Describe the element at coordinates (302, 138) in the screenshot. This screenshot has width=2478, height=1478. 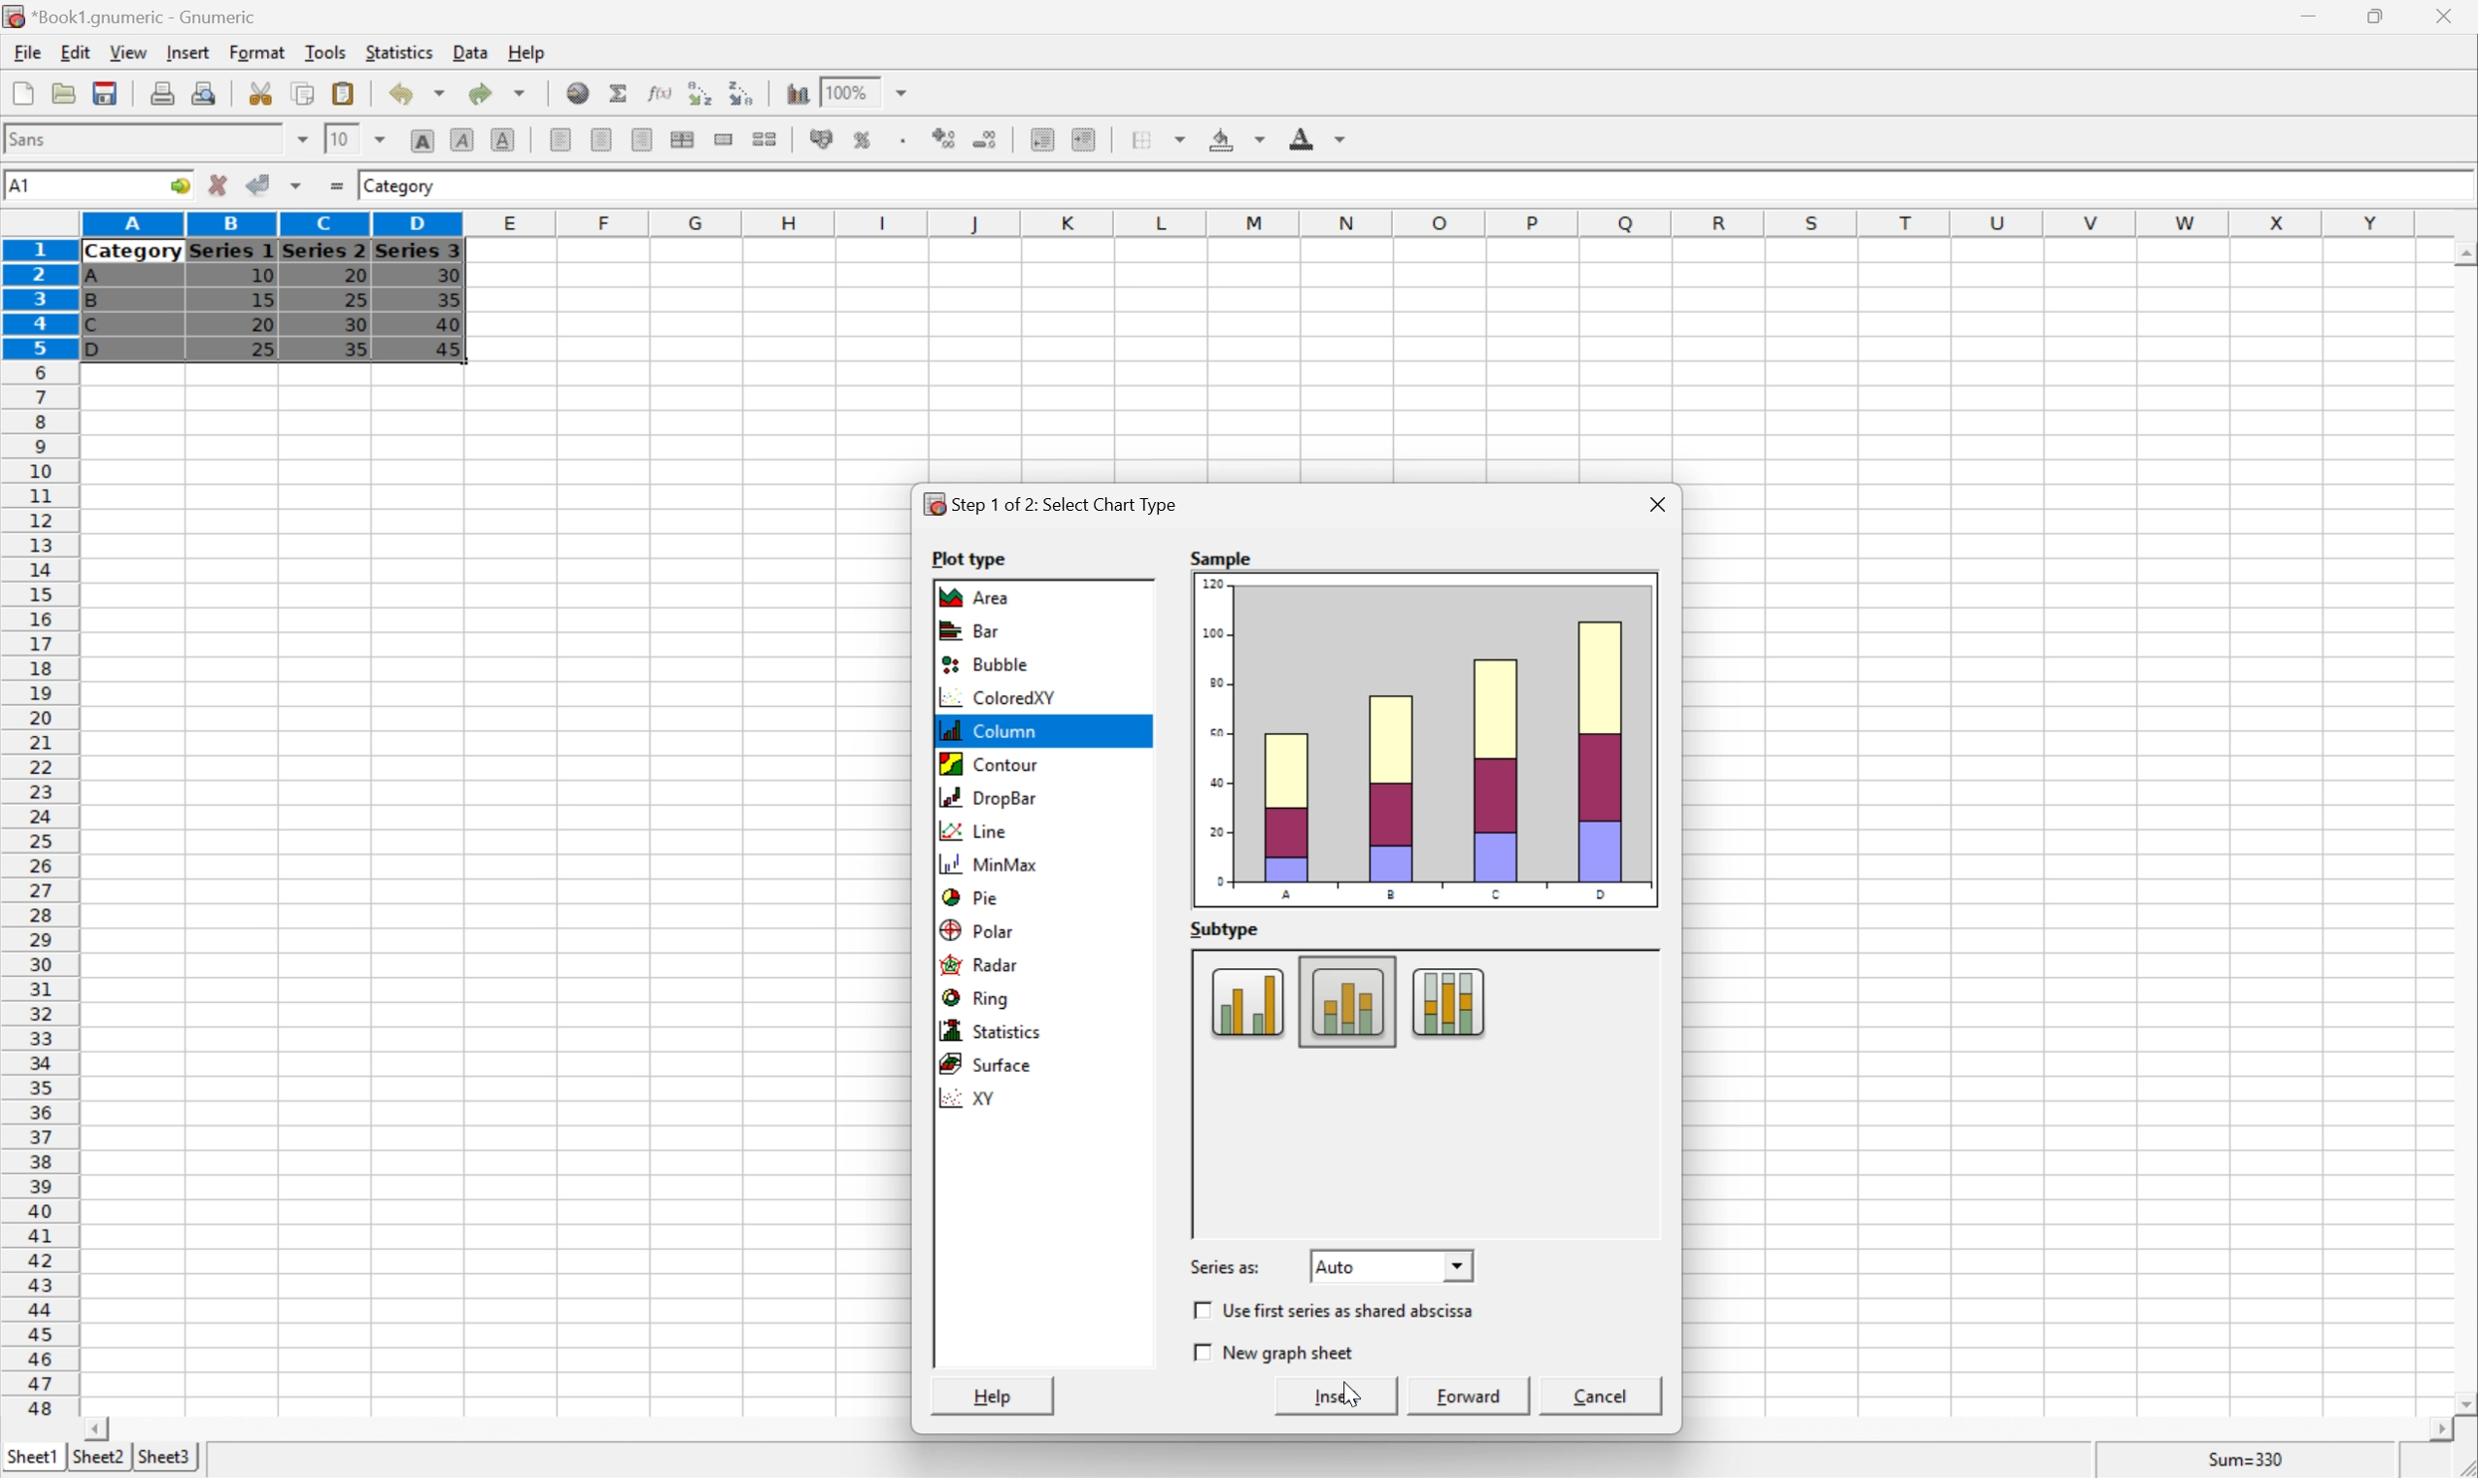
I see `Drop Down` at that location.